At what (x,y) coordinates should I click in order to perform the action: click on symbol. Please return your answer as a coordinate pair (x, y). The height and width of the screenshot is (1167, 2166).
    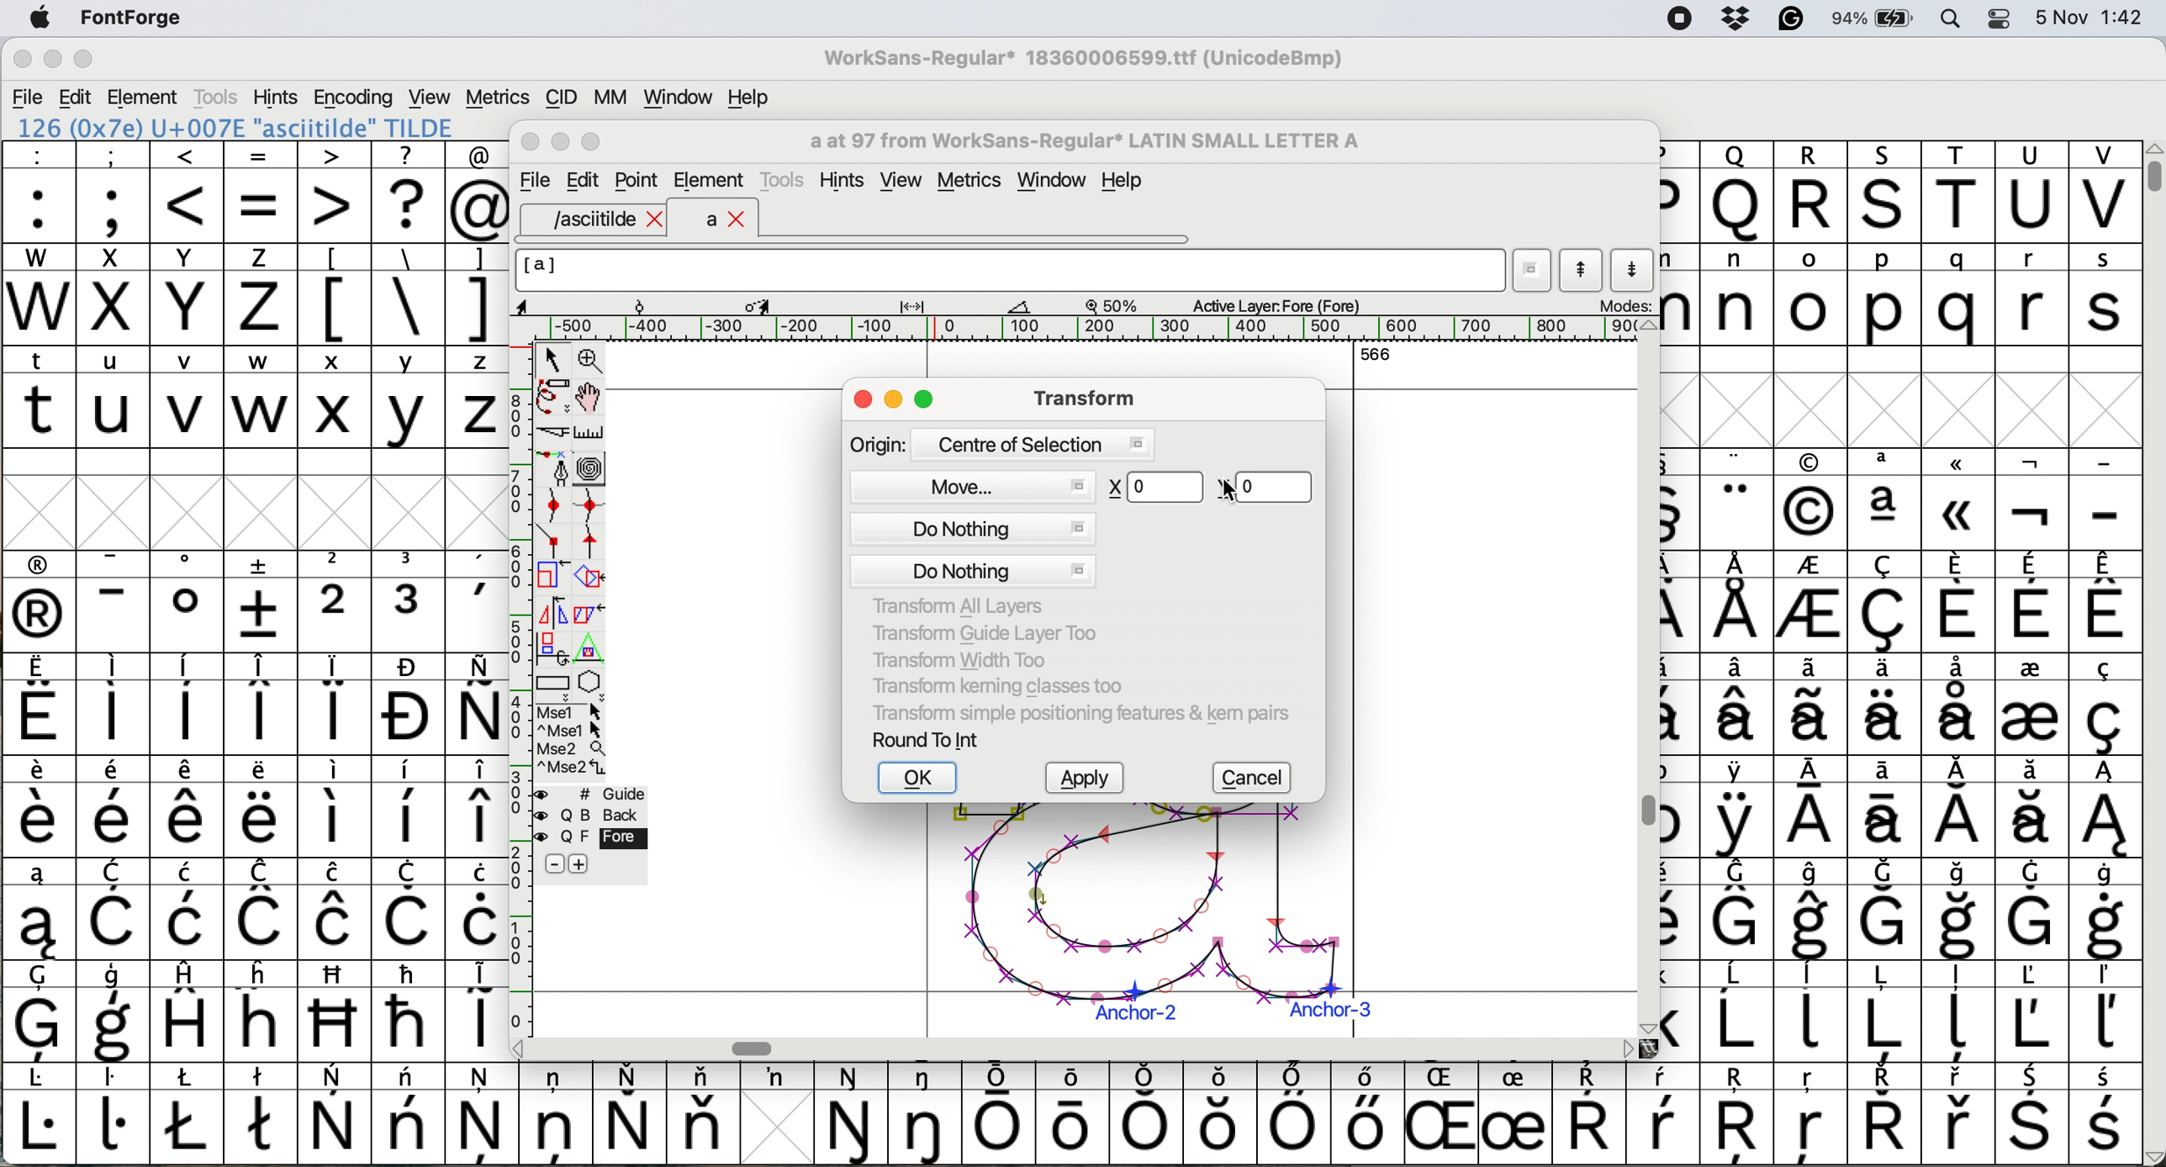
    Looking at the image, I should click on (1514, 1115).